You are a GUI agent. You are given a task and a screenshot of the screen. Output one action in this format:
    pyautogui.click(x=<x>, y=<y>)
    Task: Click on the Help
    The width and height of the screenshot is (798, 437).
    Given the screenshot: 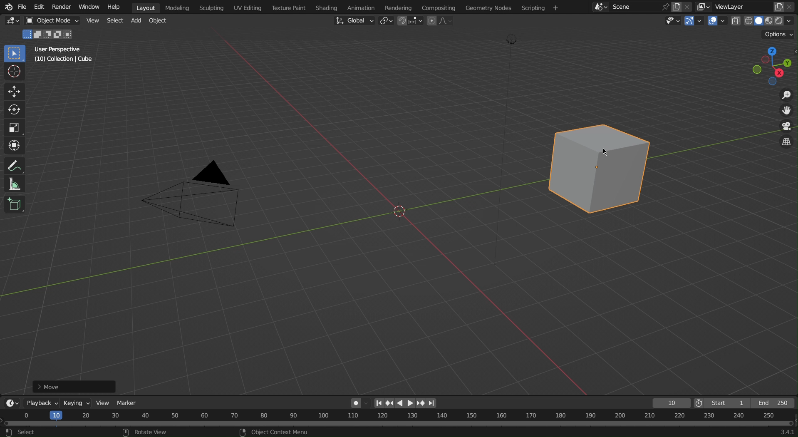 What is the action you would take?
    pyautogui.click(x=117, y=7)
    